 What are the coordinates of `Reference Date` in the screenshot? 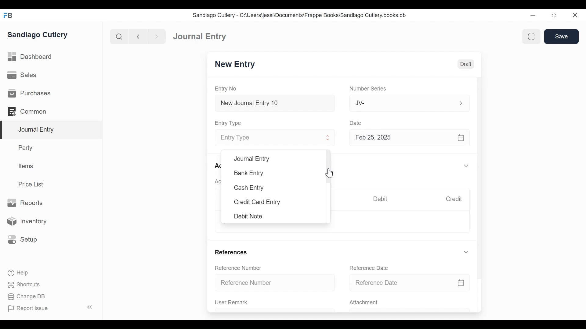 It's located at (410, 283).